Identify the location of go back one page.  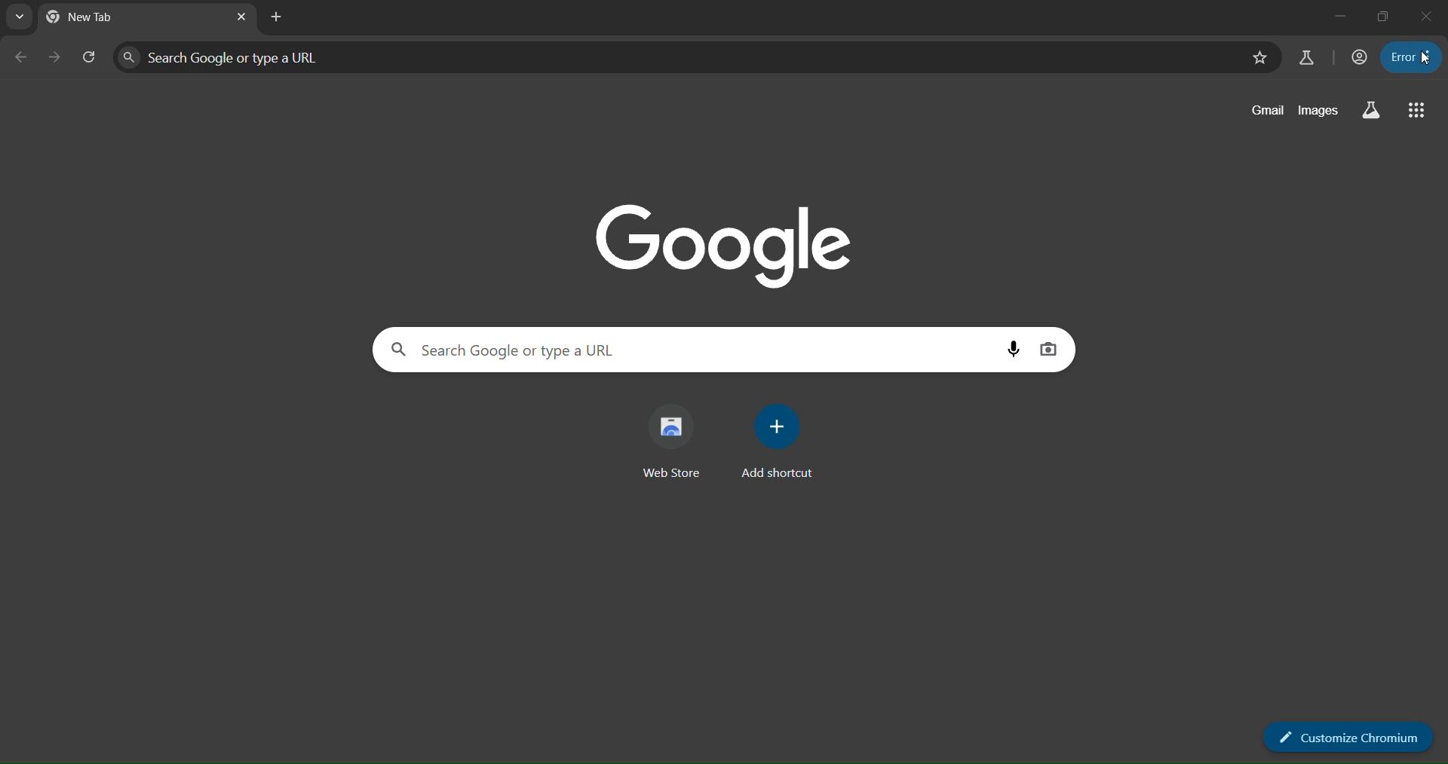
(21, 55).